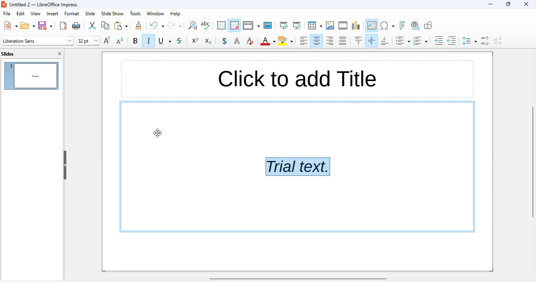 This screenshot has height=282, width=536. What do you see at coordinates (4, 4) in the screenshot?
I see `logo` at bounding box center [4, 4].